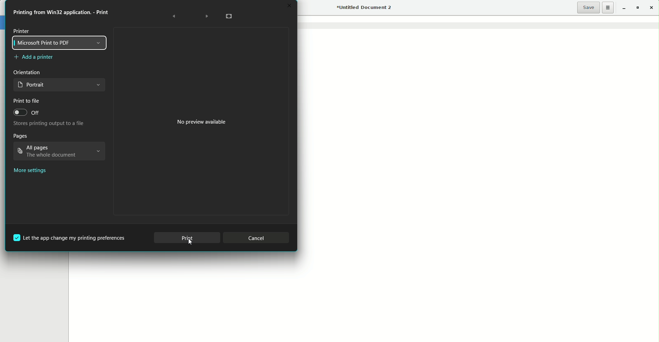 This screenshot has width=659, height=342. What do you see at coordinates (205, 15) in the screenshot?
I see `Next page` at bounding box center [205, 15].